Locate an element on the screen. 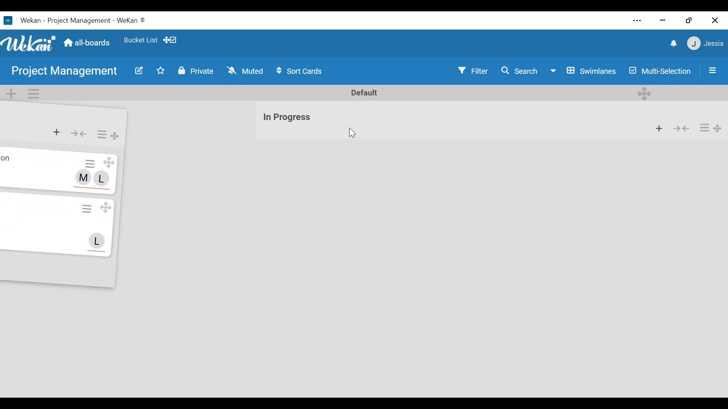 Image resolution: width=728 pixels, height=409 pixels. Drag Card is located at coordinates (105, 207).